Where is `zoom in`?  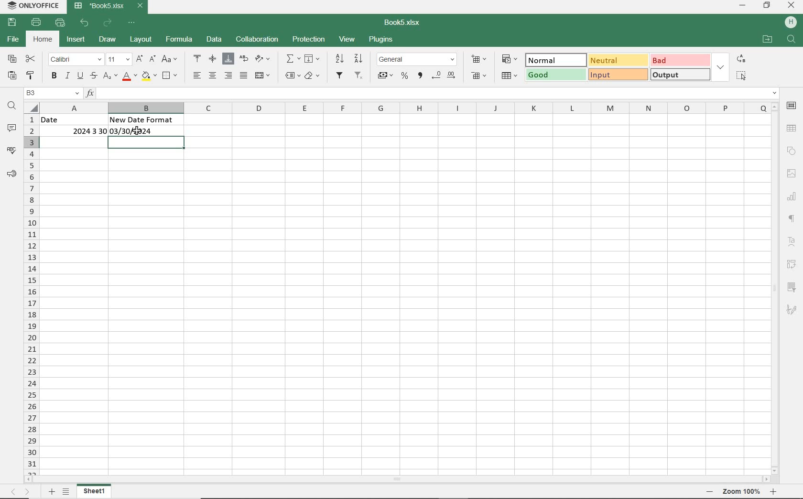
zoom in is located at coordinates (772, 492).